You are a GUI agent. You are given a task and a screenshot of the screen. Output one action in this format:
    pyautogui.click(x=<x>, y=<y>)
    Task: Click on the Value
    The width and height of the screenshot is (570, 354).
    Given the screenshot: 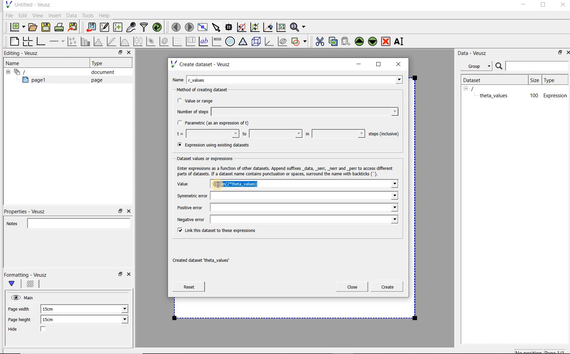 What is the action you would take?
    pyautogui.click(x=190, y=185)
    